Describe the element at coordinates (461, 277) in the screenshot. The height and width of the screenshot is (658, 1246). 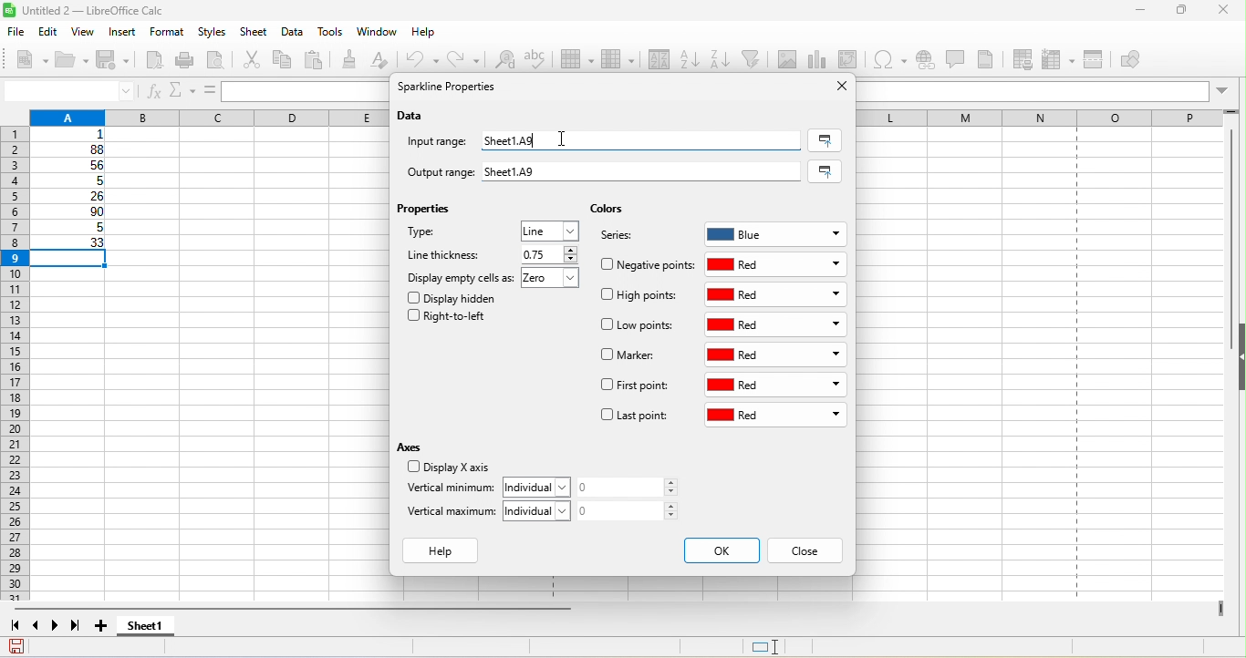
I see `display empty cells as` at that location.